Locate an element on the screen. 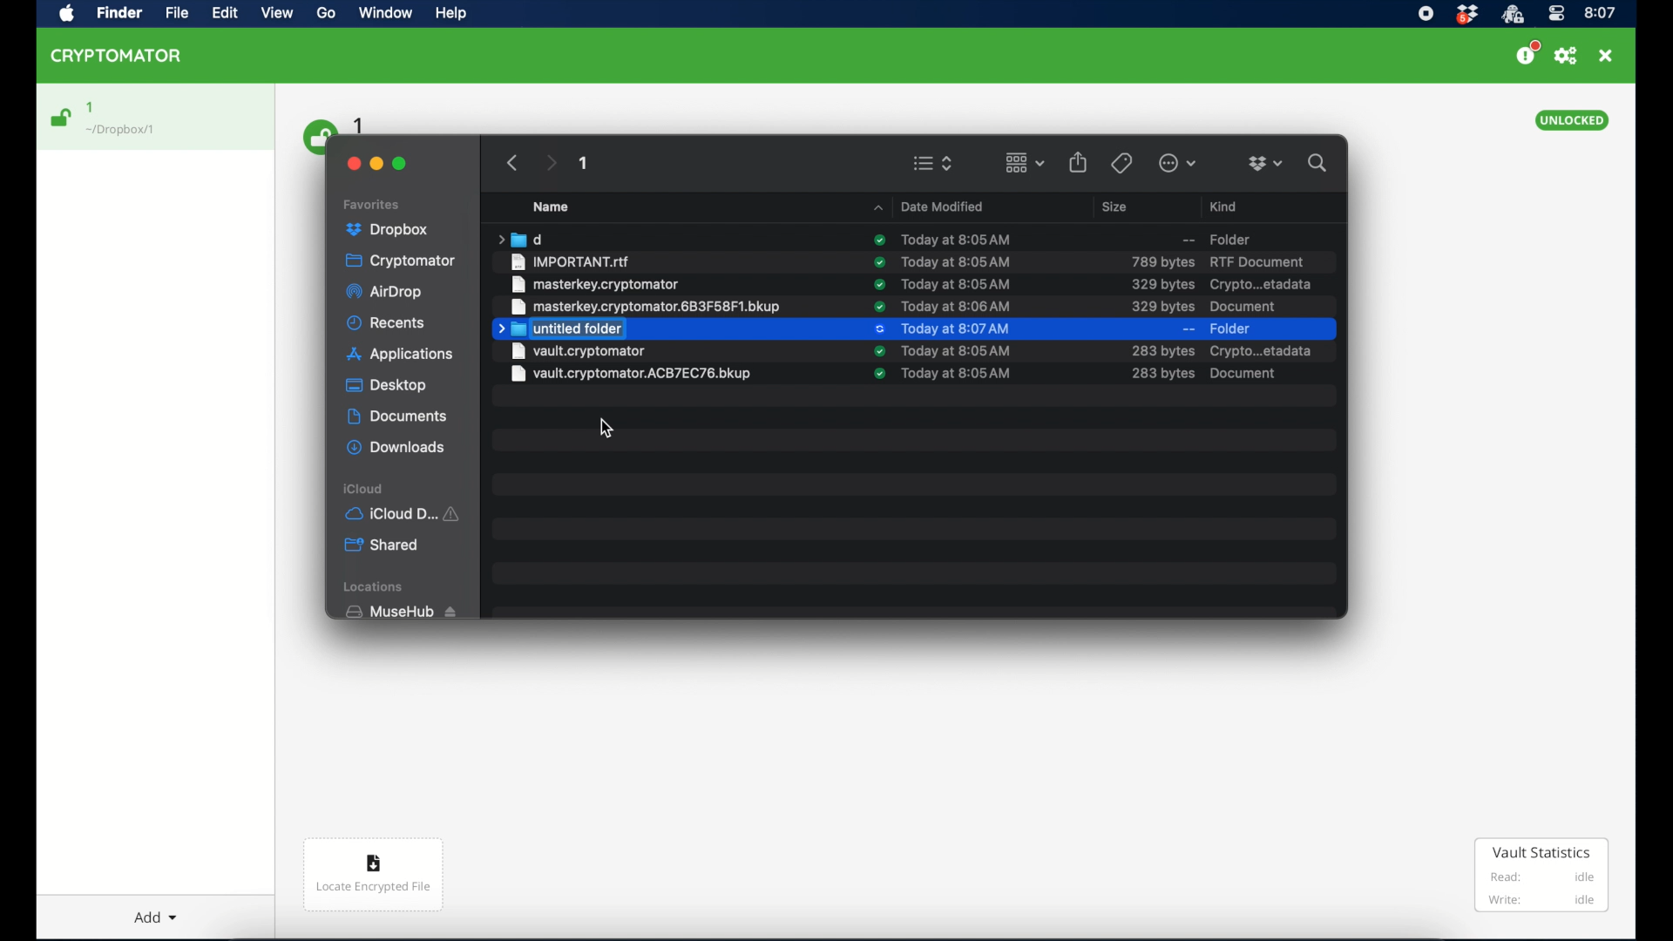 This screenshot has width=1673, height=941. close is located at coordinates (350, 161).